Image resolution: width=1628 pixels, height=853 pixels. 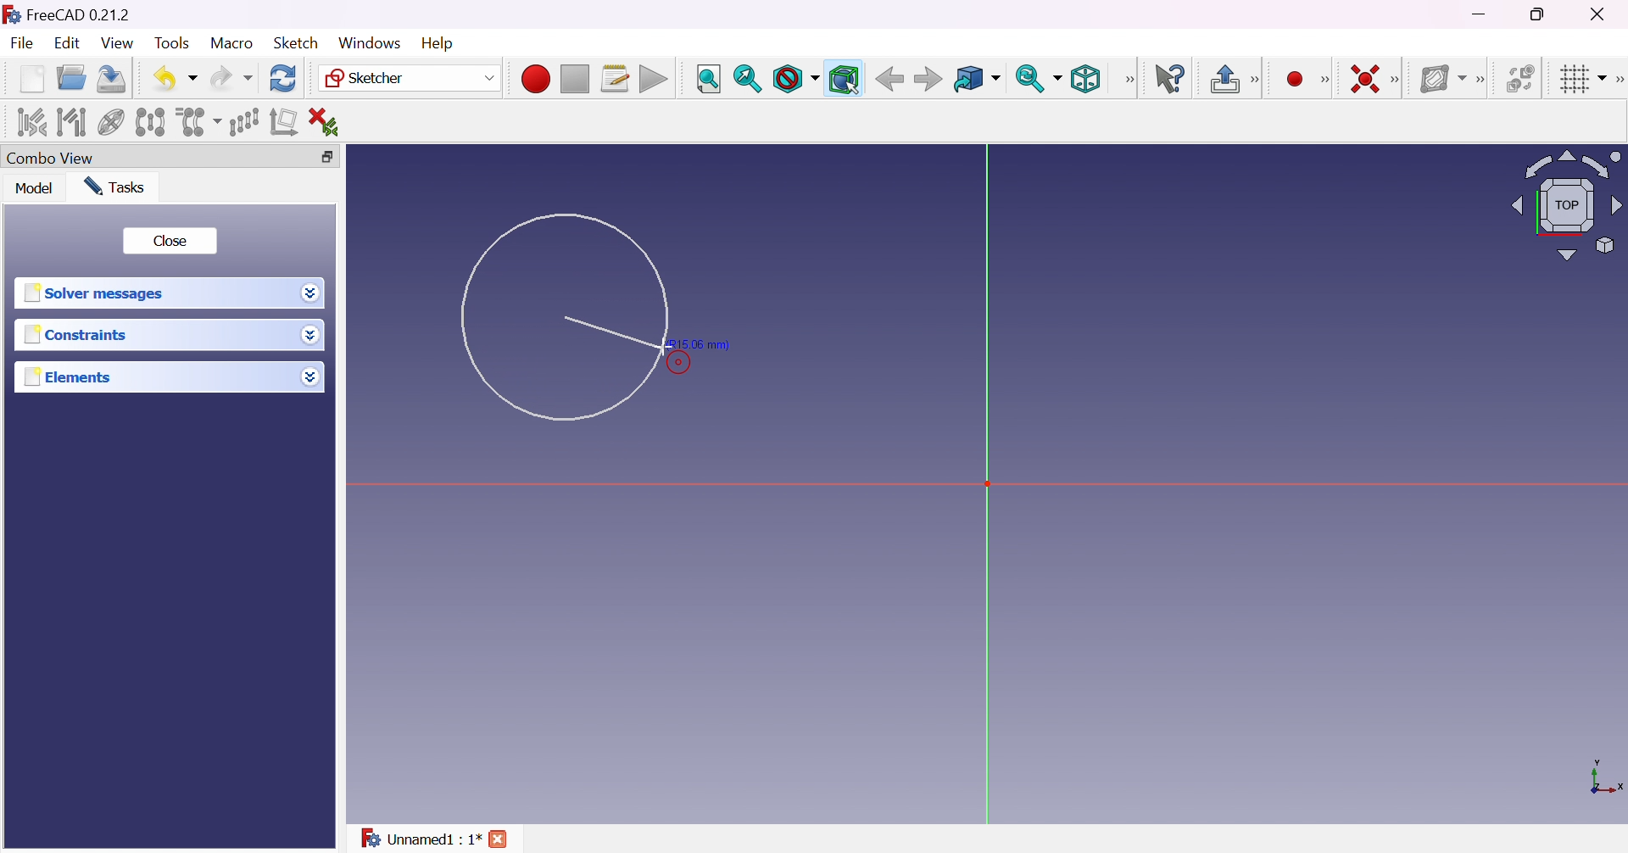 I want to click on File, so click(x=24, y=45).